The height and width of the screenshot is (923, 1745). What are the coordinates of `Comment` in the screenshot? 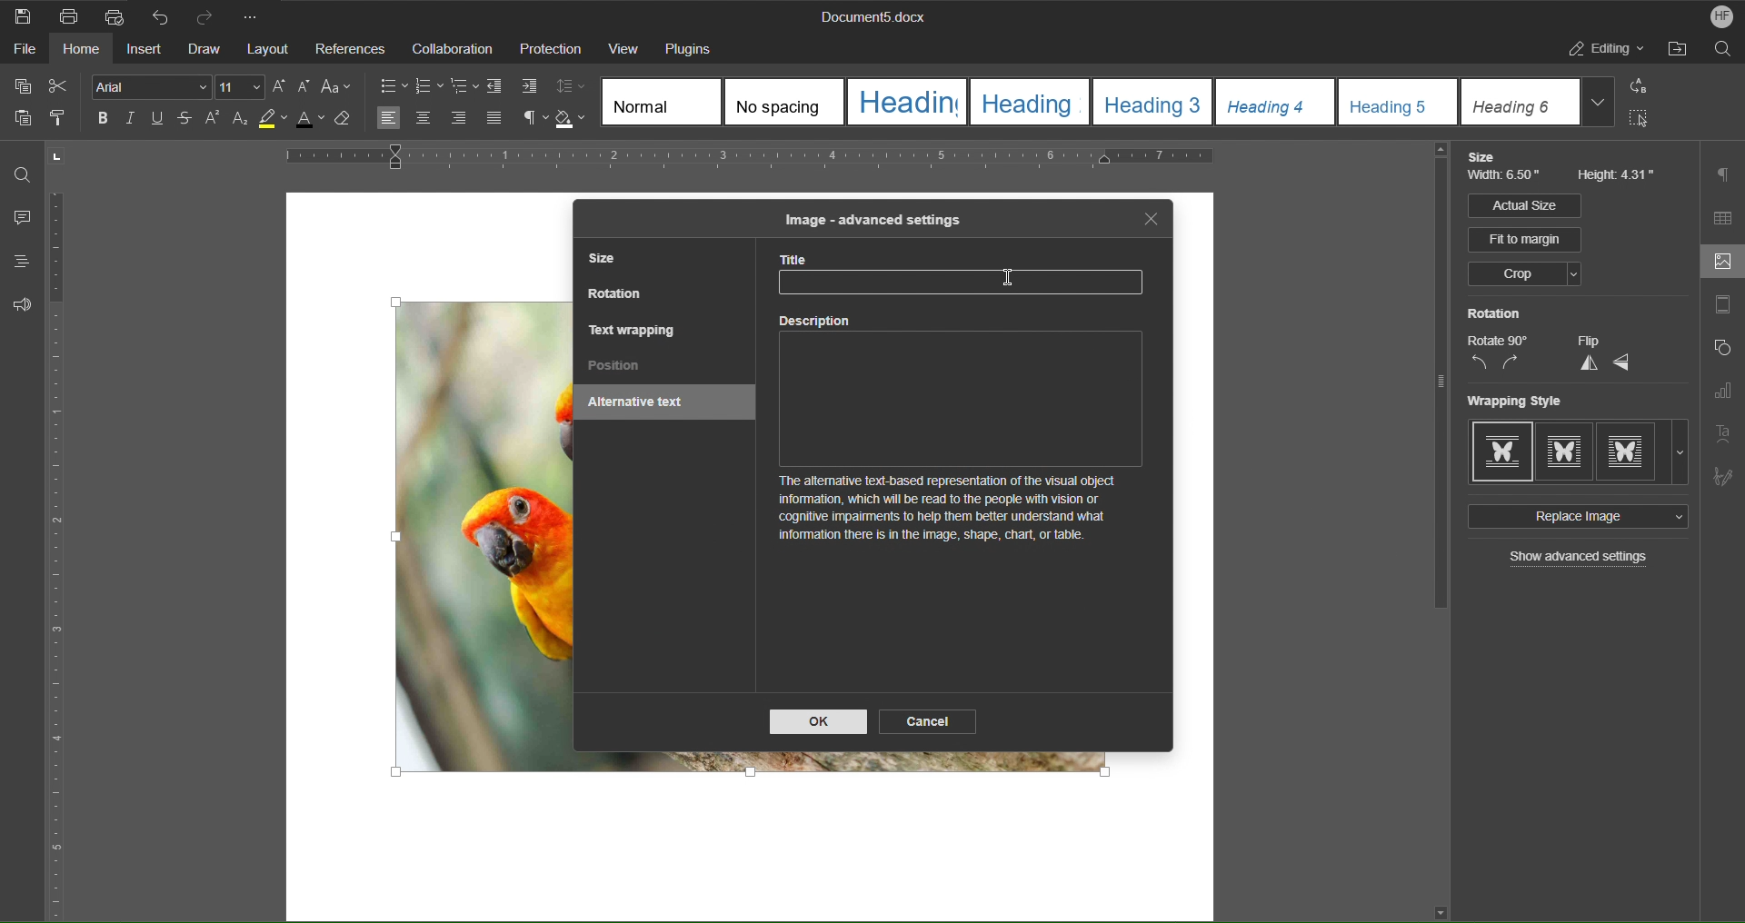 It's located at (18, 219).